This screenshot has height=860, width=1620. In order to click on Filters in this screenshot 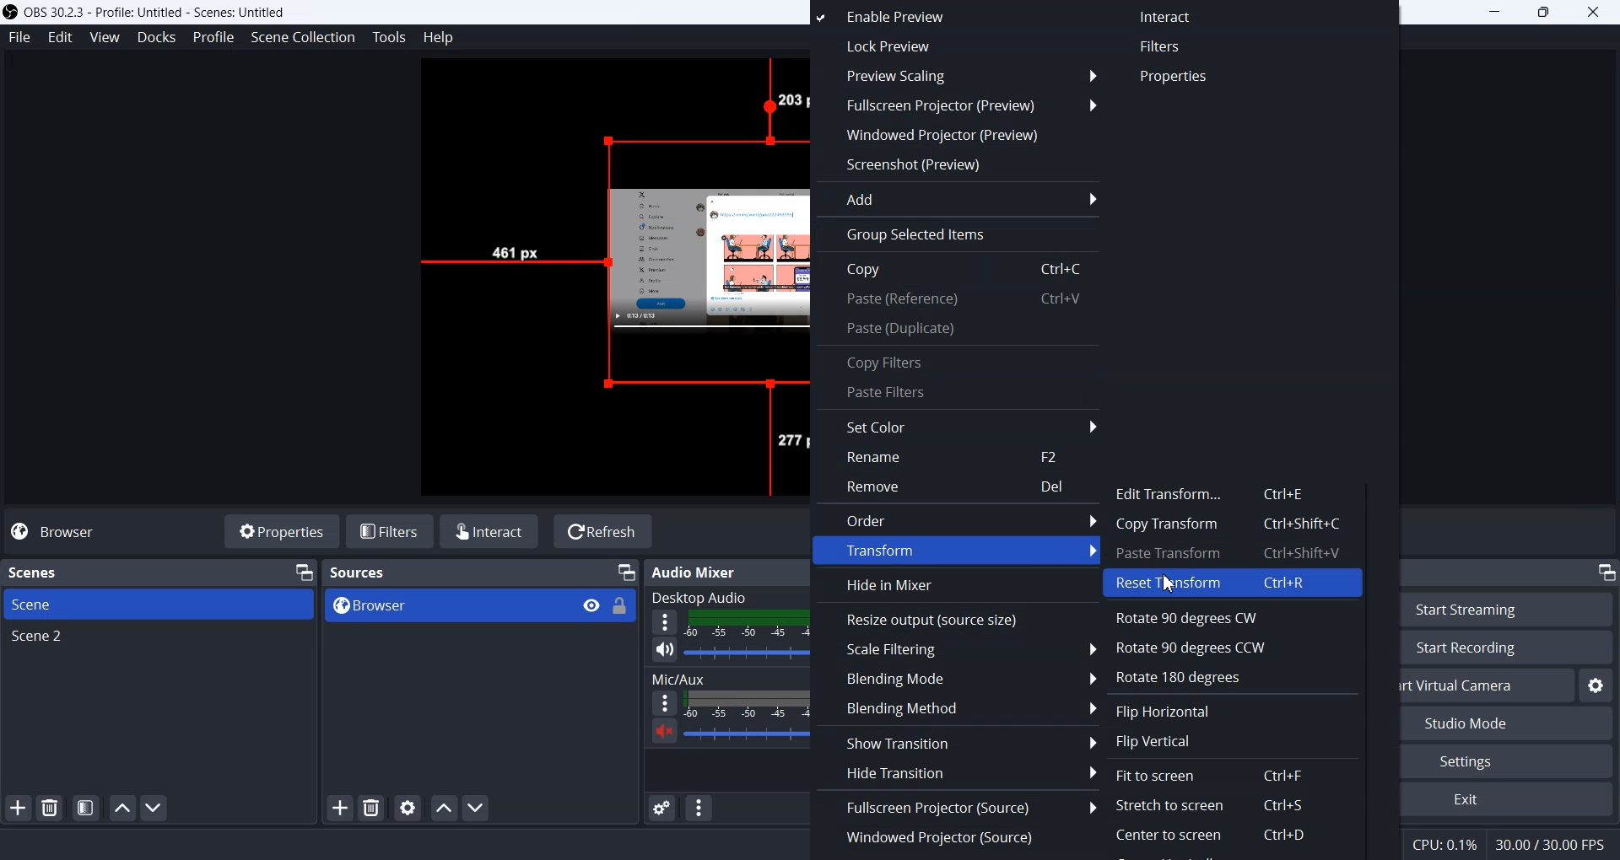, I will do `click(1163, 46)`.